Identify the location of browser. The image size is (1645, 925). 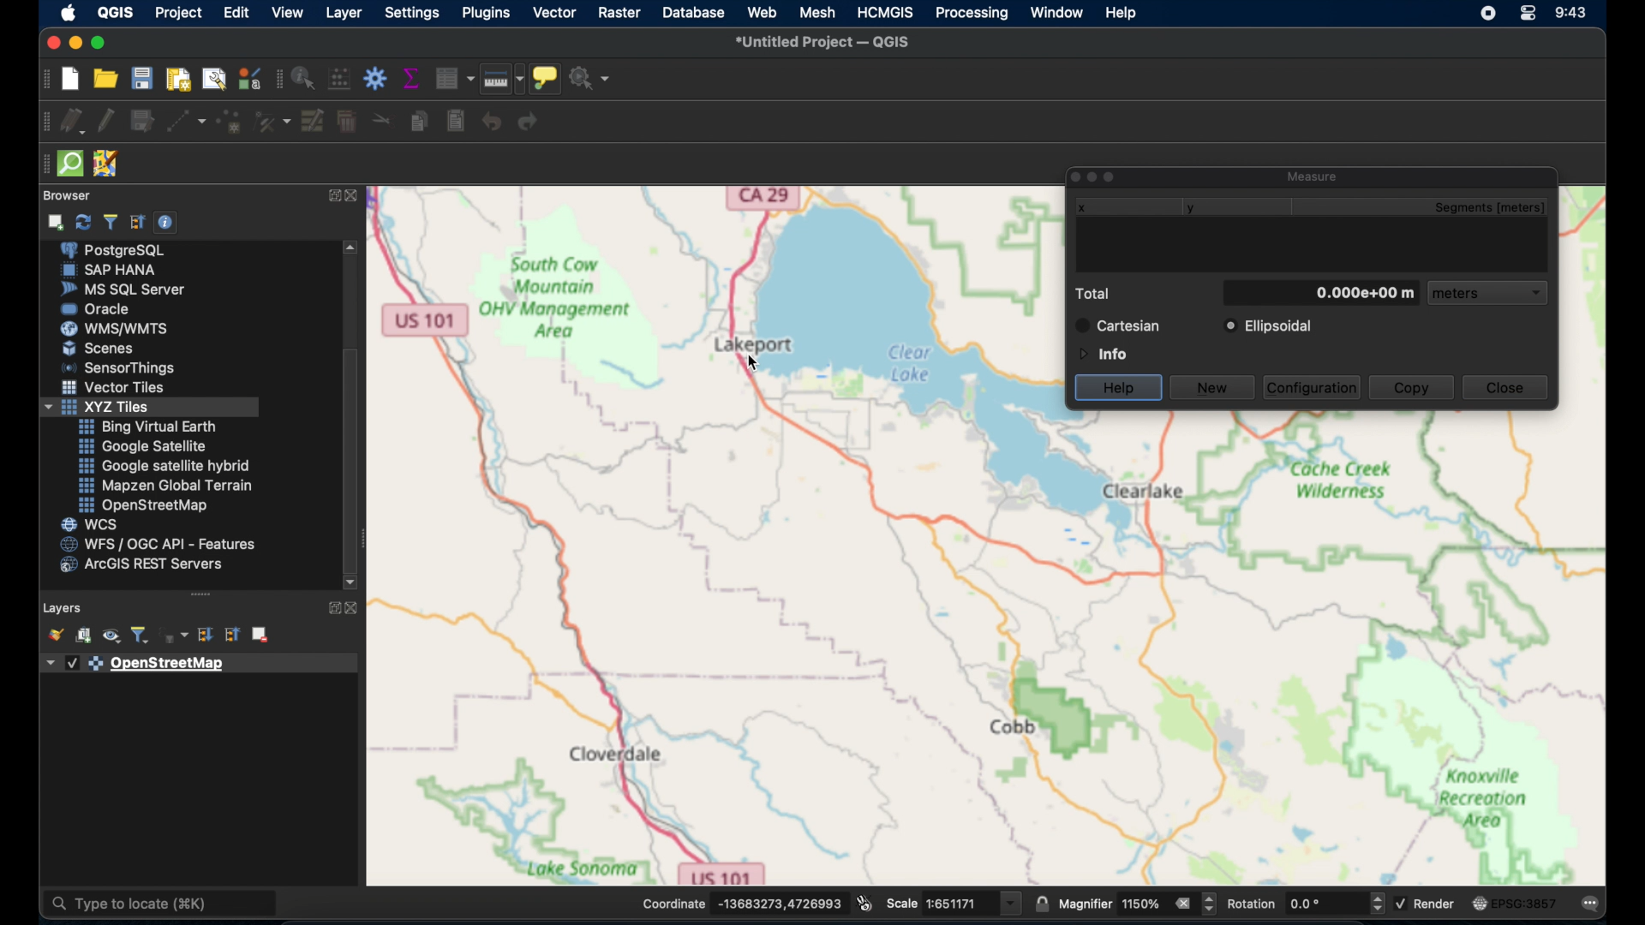
(71, 194).